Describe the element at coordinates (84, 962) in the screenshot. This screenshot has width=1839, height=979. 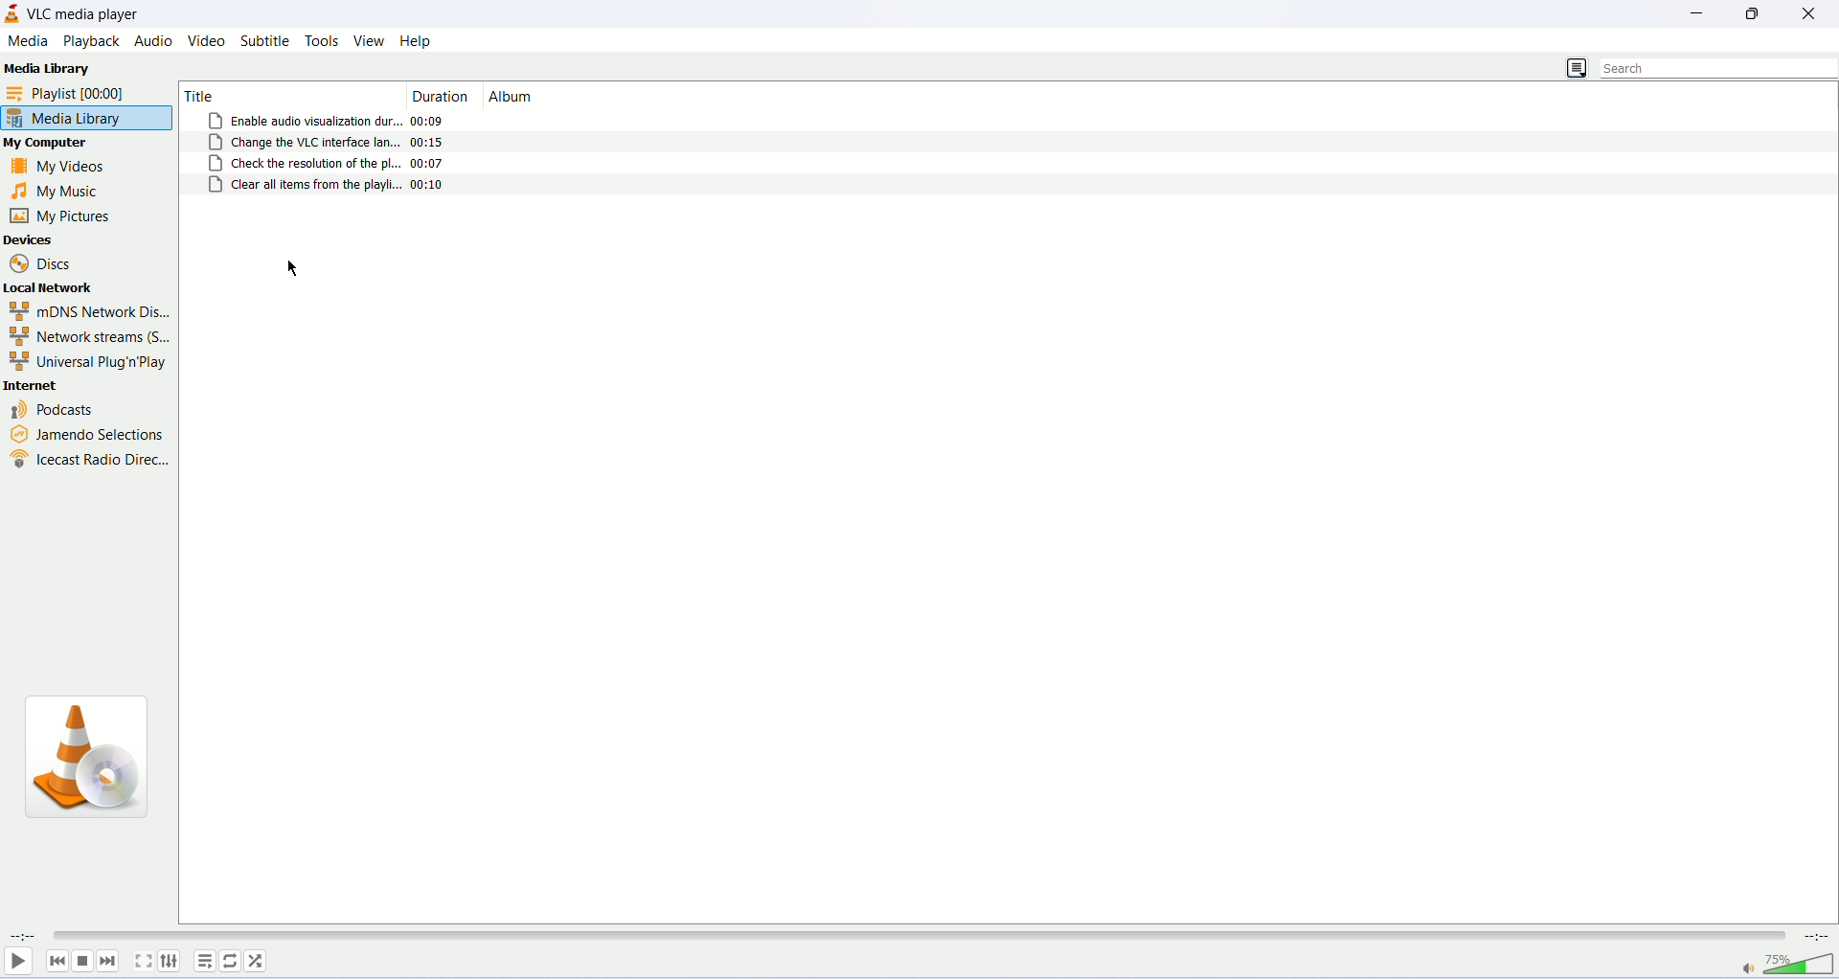
I see `stop` at that location.